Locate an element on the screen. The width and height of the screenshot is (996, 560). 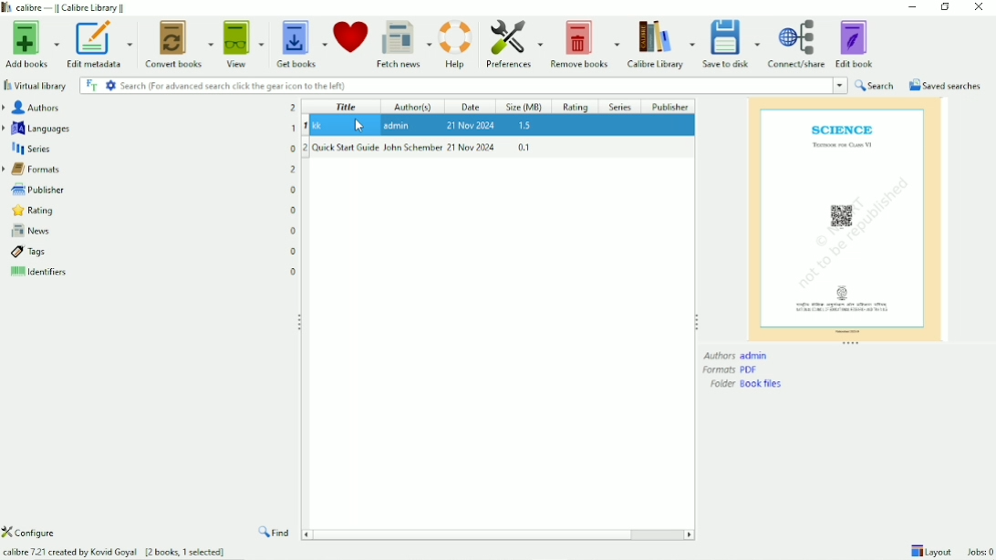
Date is located at coordinates (473, 107).